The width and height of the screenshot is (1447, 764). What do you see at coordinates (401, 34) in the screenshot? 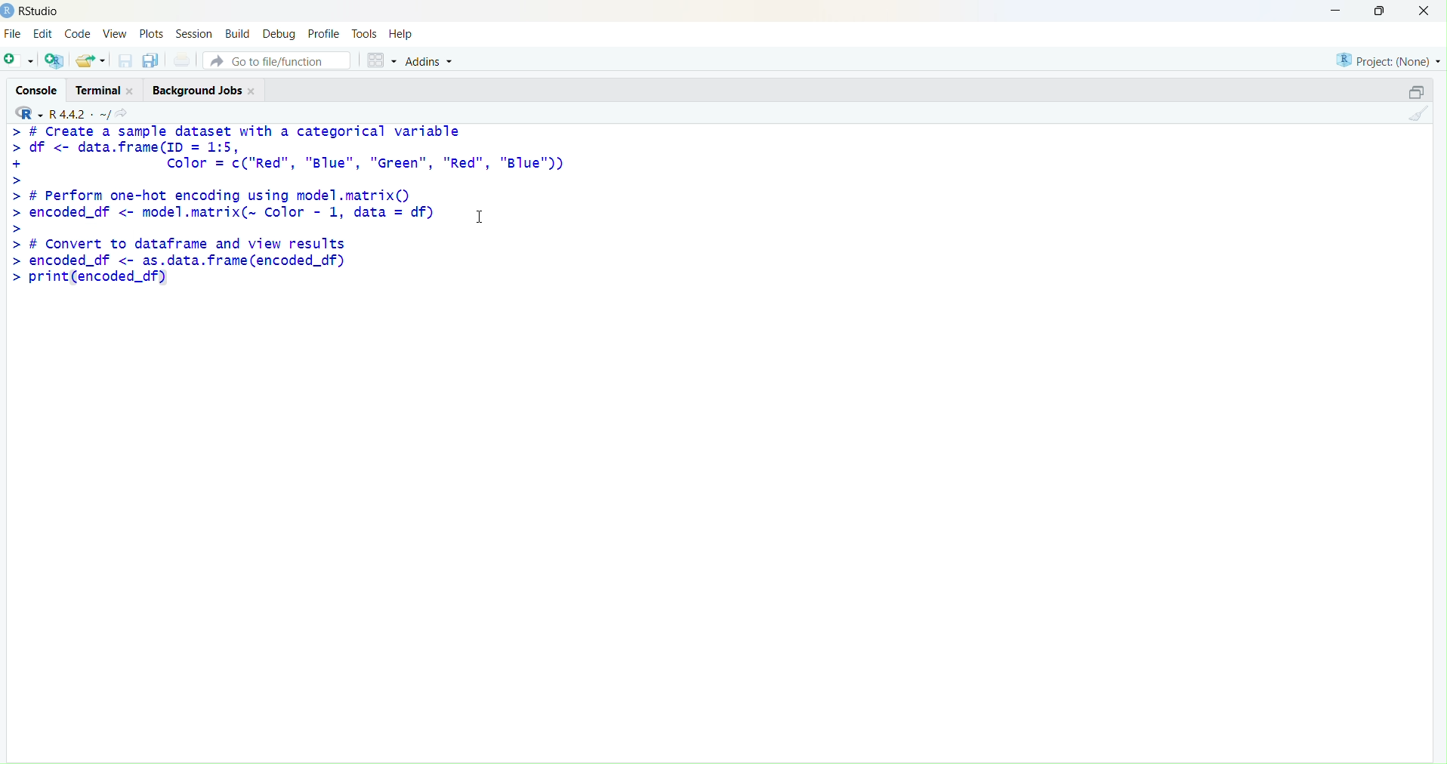
I see `help` at bounding box center [401, 34].